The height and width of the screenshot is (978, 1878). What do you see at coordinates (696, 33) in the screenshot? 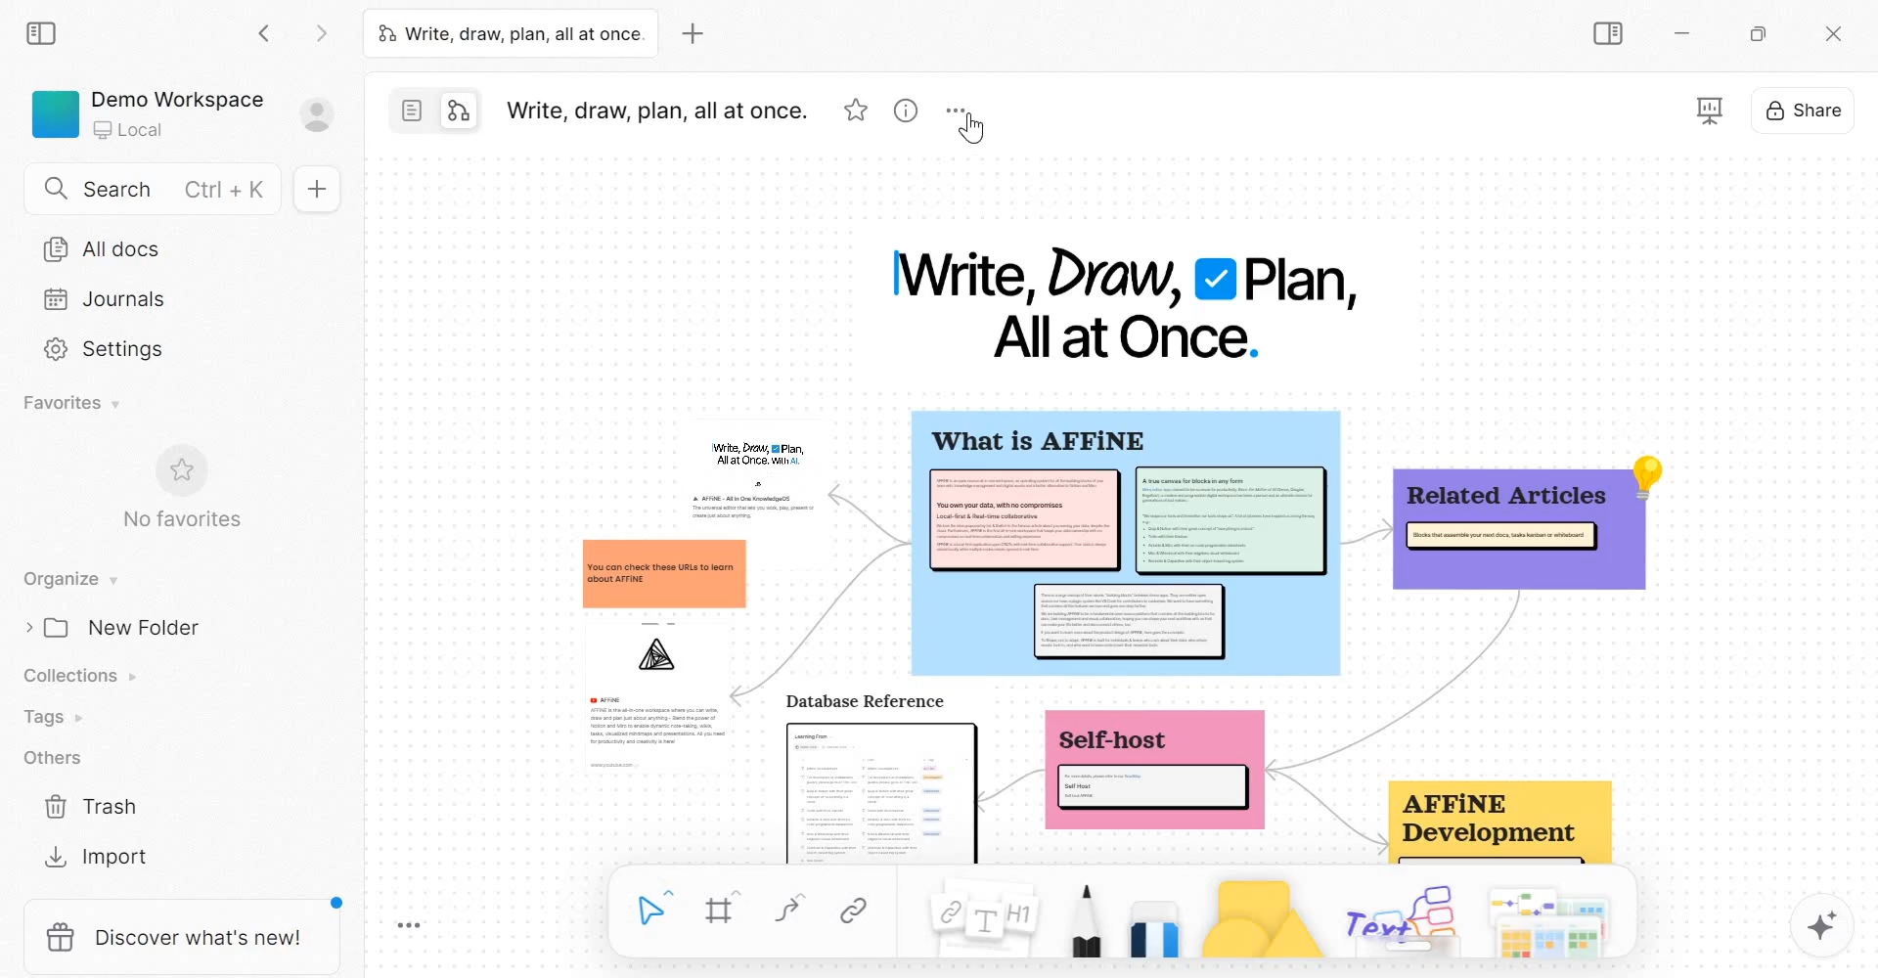
I see `new tab` at bounding box center [696, 33].